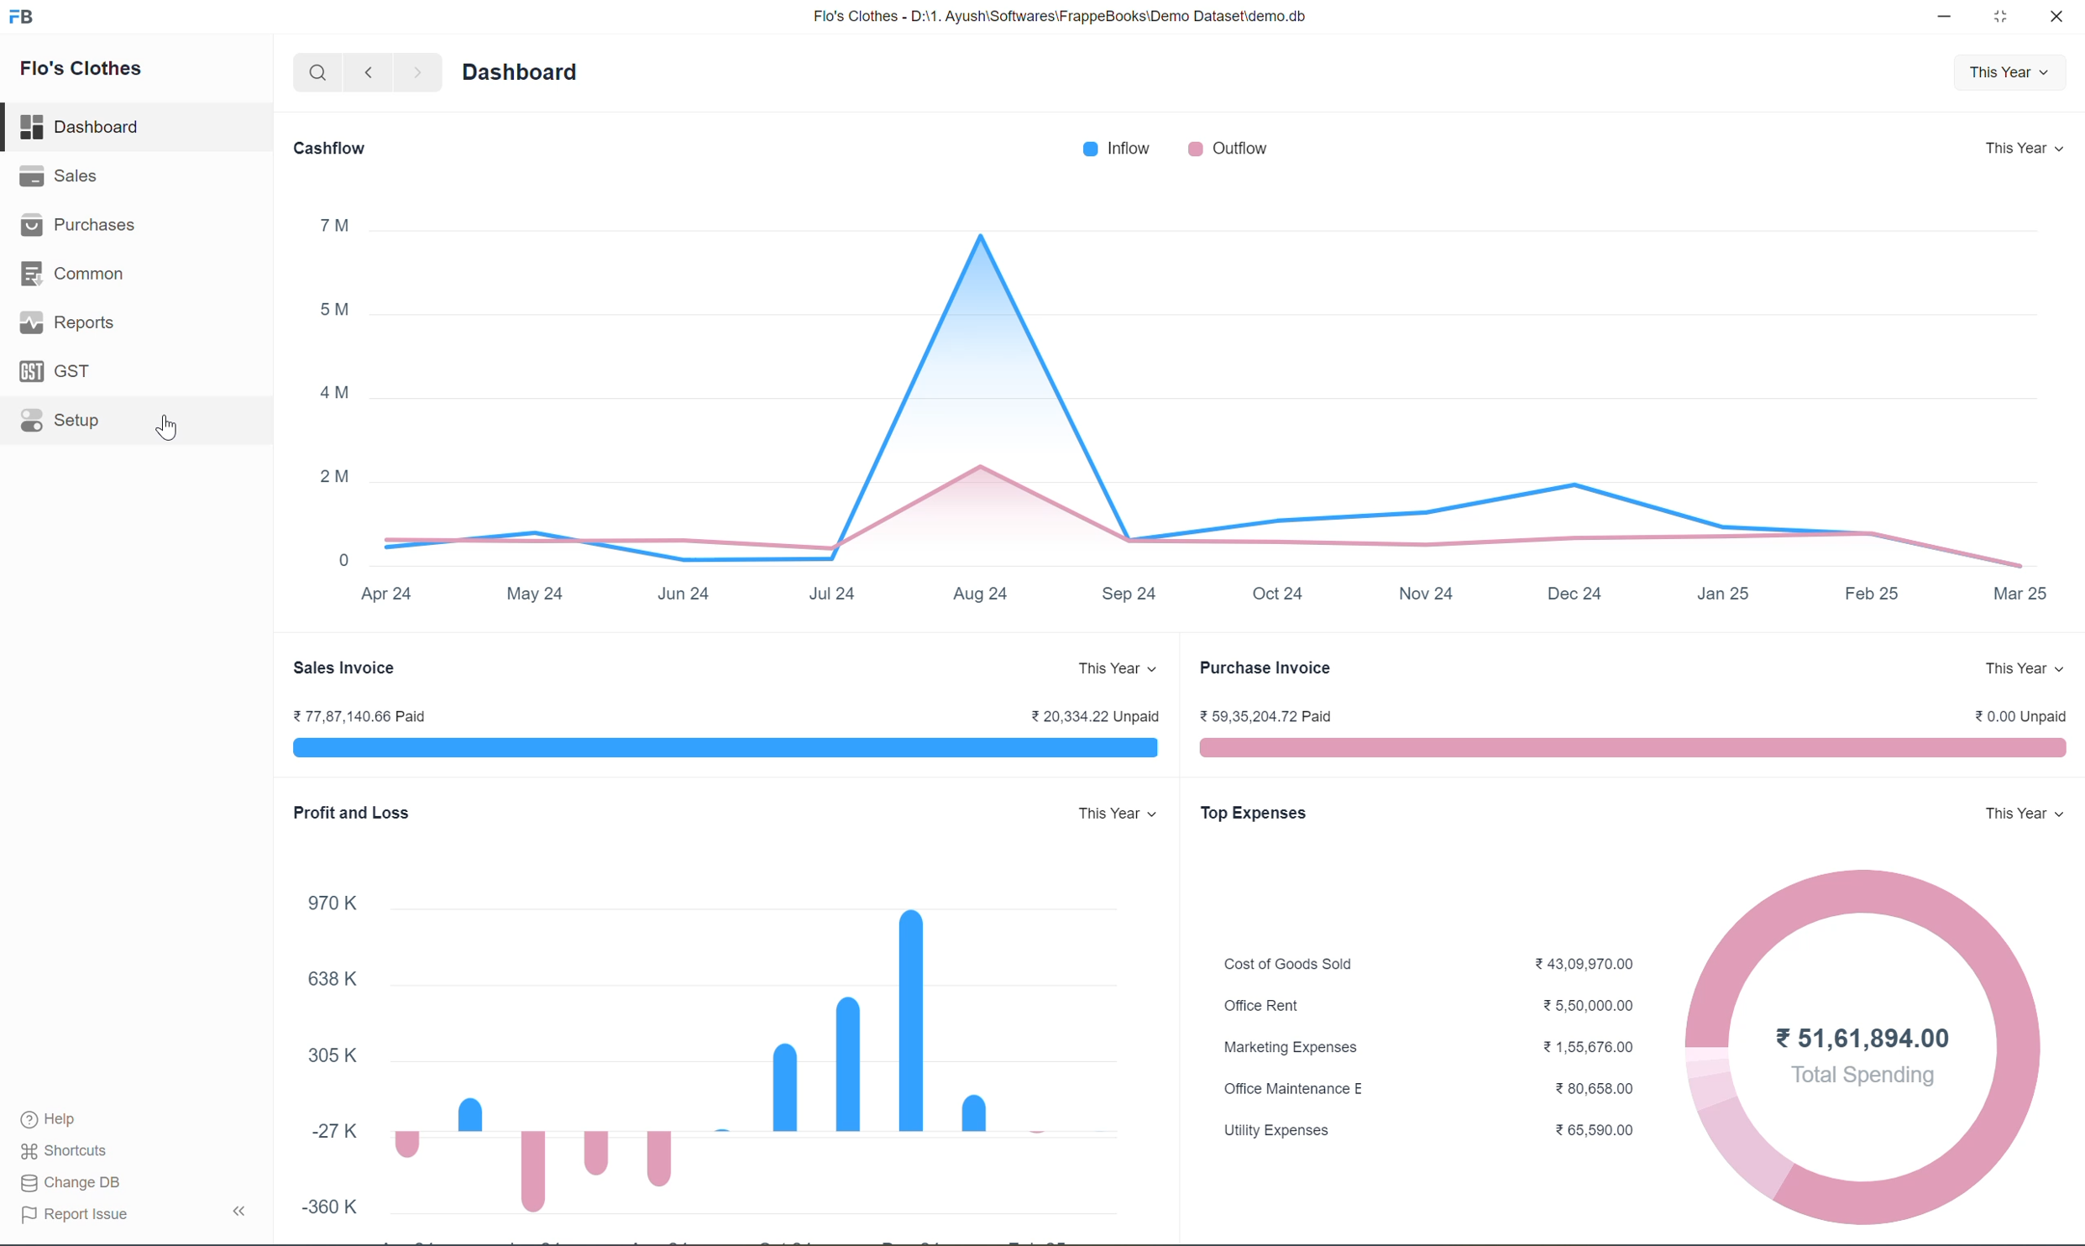 This screenshot has width=2085, height=1246. I want to click on Setup, so click(60, 420).